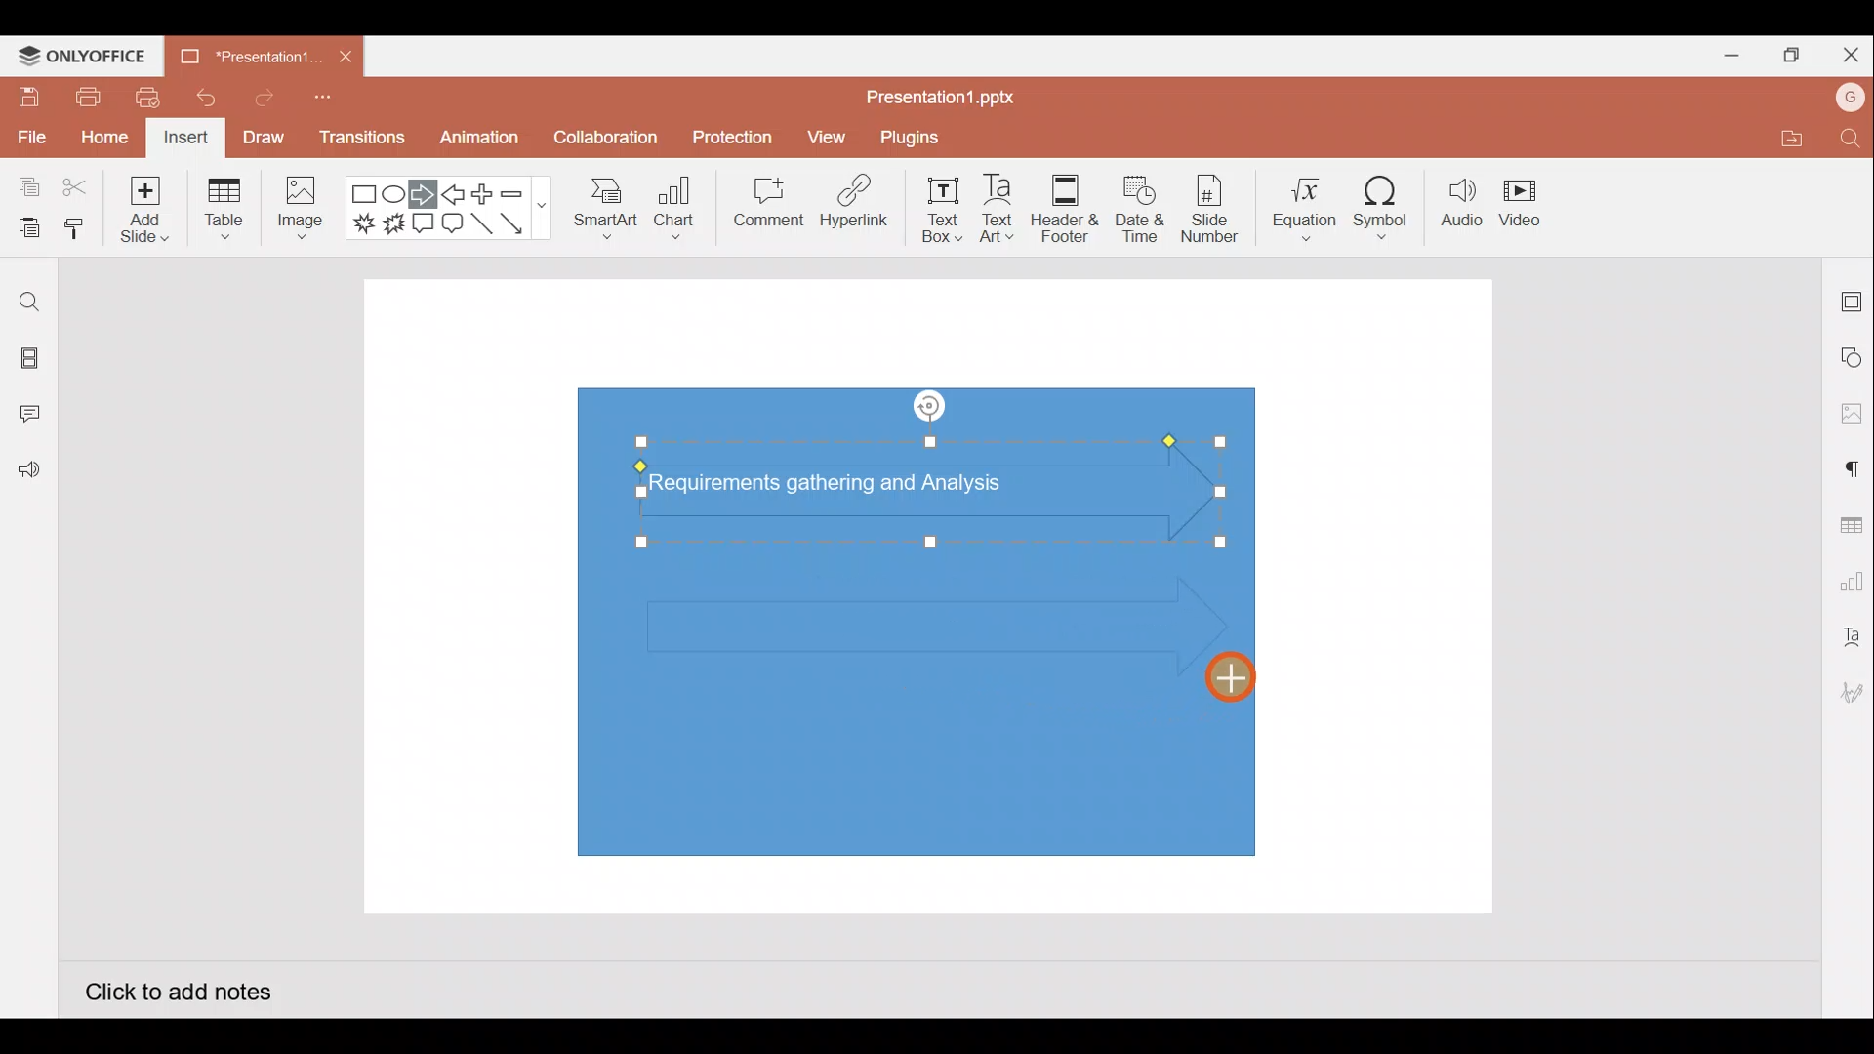 This screenshot has height=1054, width=1874. I want to click on Cursor on inserted right arrow, so click(1224, 672).